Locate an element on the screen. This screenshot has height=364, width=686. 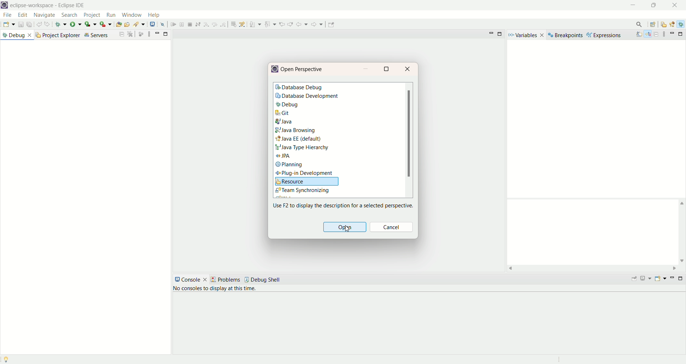
servers is located at coordinates (98, 35).